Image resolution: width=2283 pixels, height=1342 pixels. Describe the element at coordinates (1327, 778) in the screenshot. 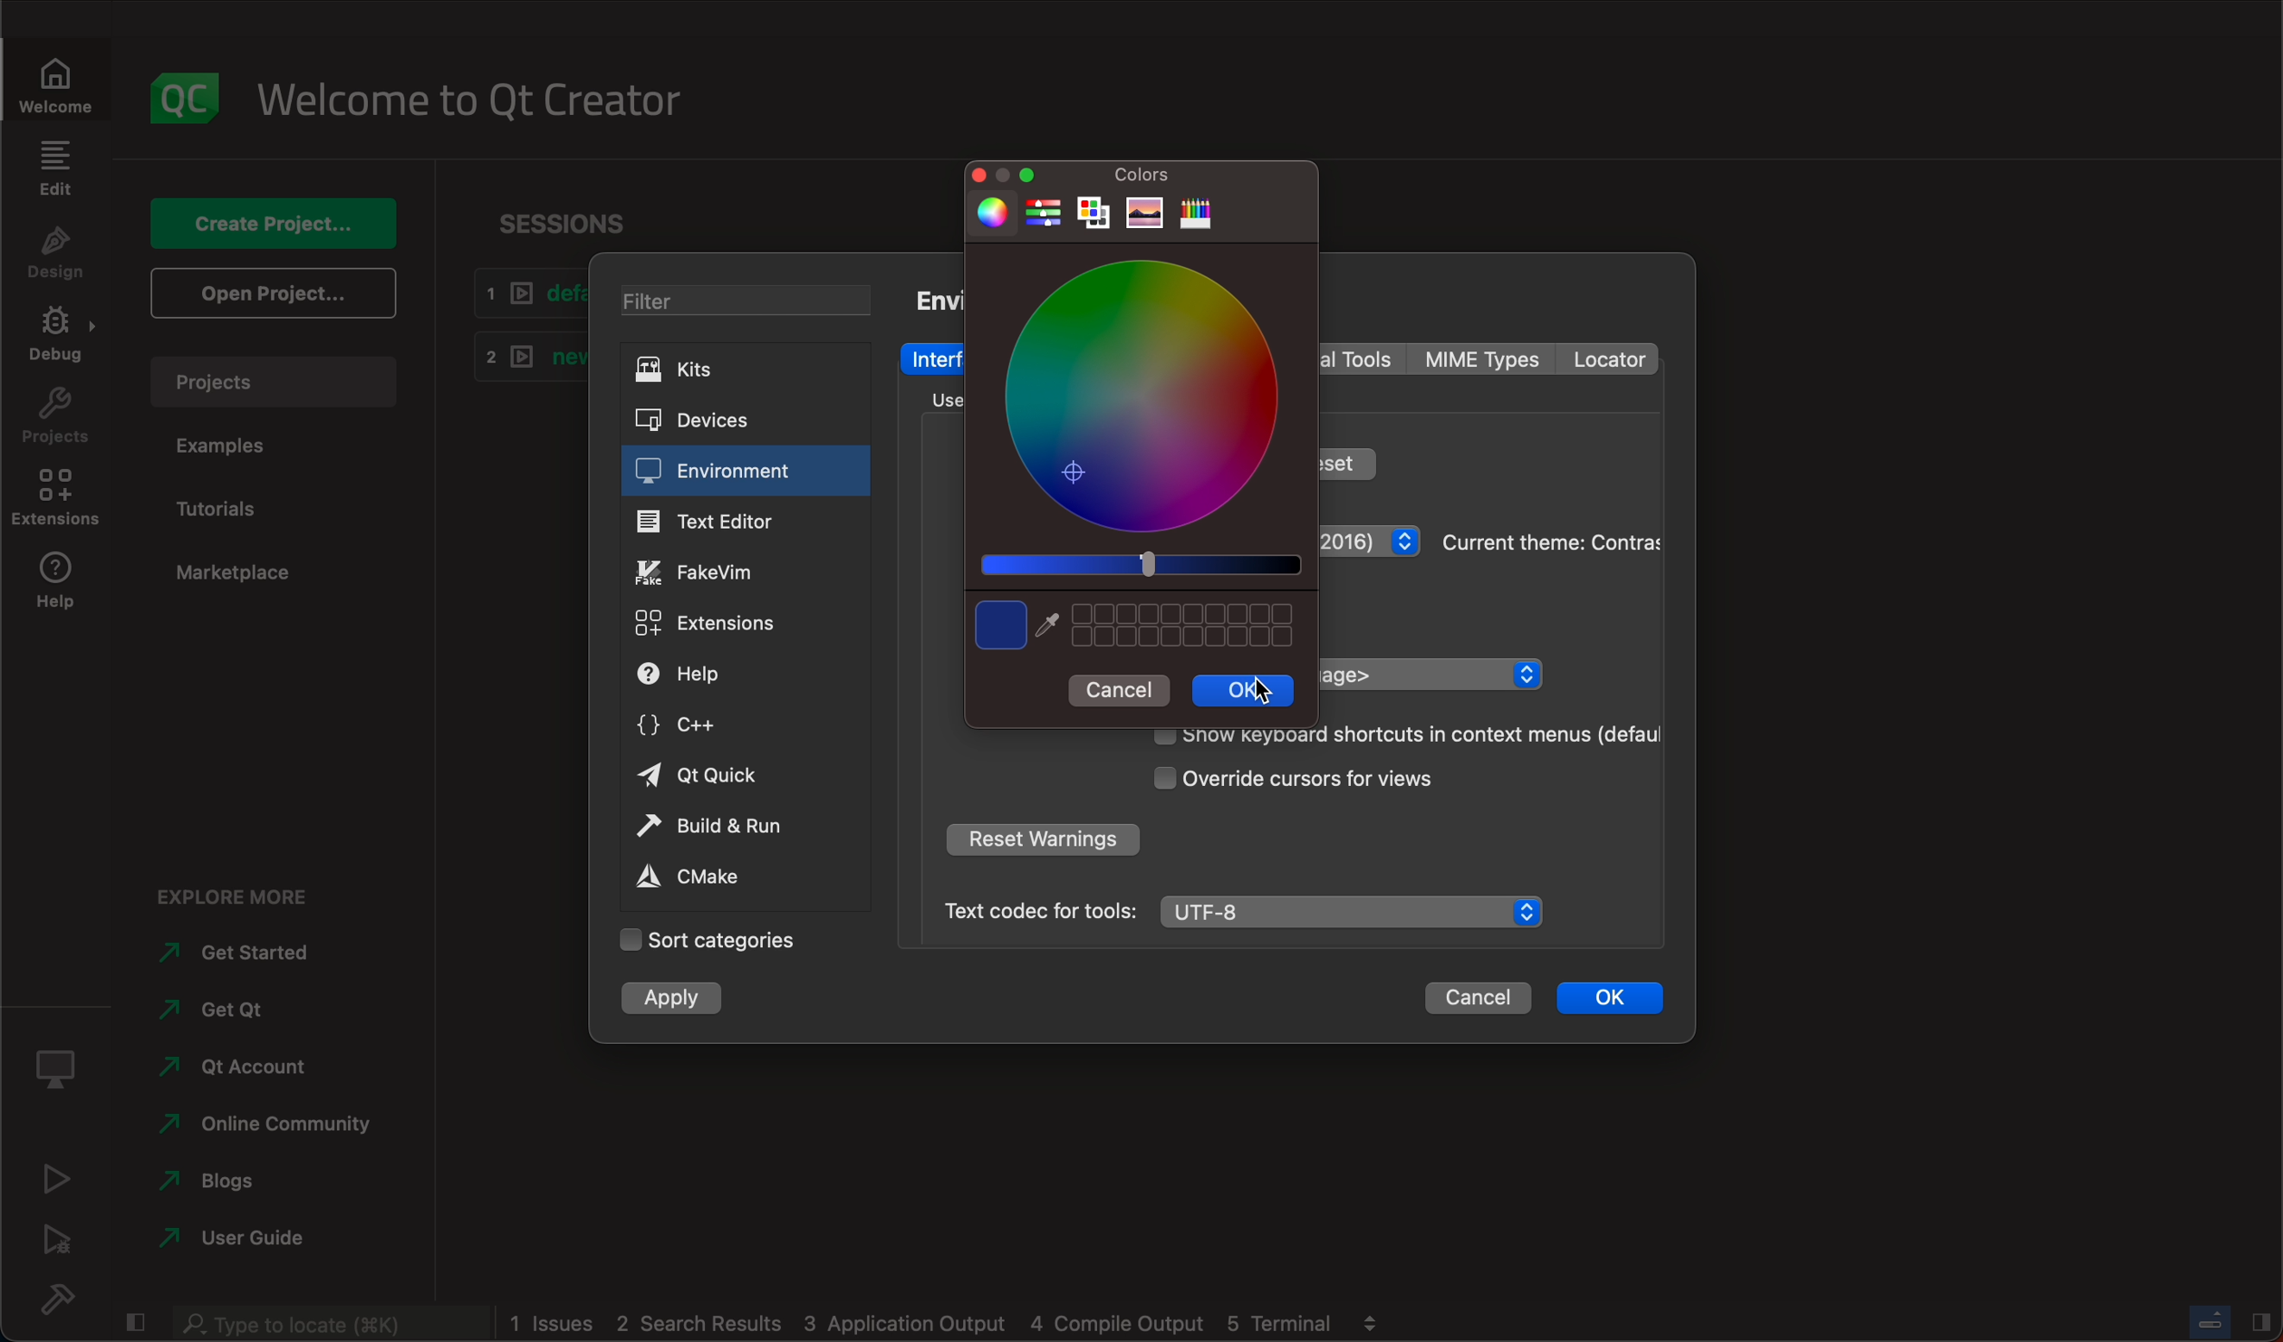

I see `cursor` at that location.